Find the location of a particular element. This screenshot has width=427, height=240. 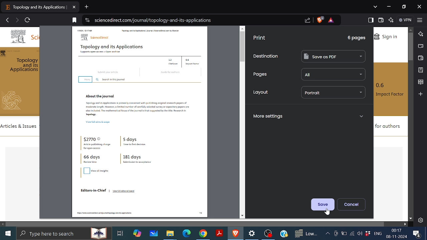

Add to sidebar is located at coordinates (421, 94).